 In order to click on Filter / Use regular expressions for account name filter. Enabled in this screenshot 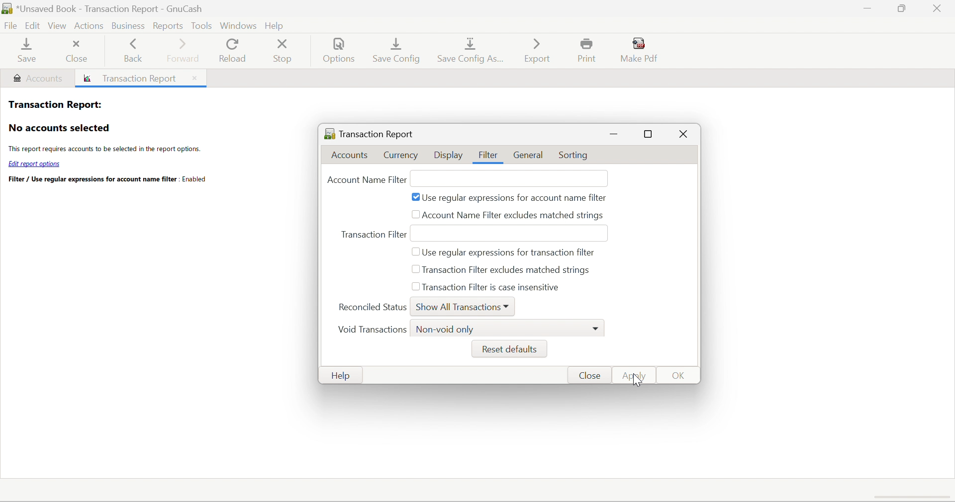, I will do `click(108, 179)`.